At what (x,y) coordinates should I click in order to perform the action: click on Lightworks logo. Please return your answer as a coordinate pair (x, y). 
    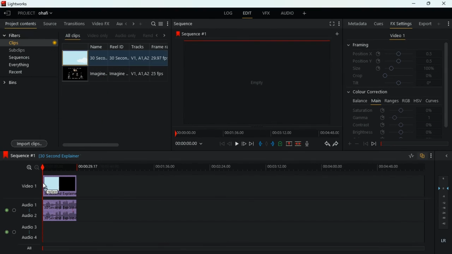
    Looking at the image, I should click on (4, 4).